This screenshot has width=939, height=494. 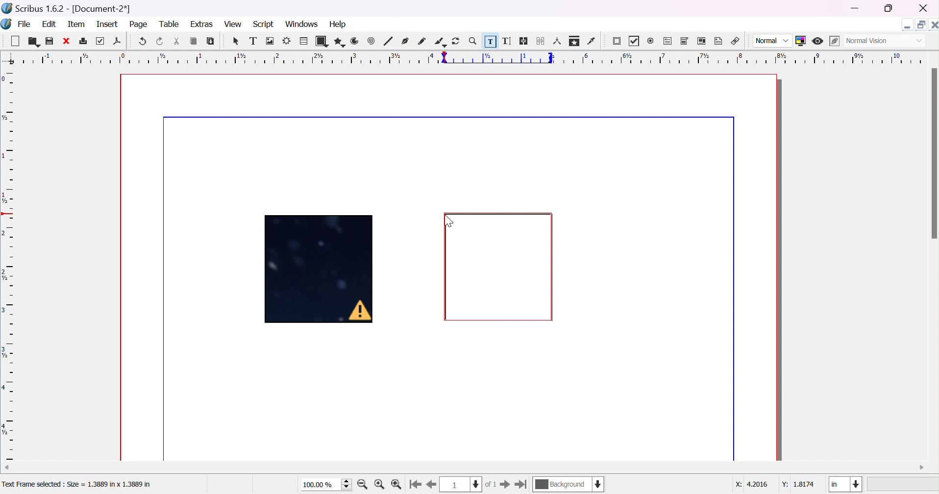 I want to click on normal vision, so click(x=884, y=41).